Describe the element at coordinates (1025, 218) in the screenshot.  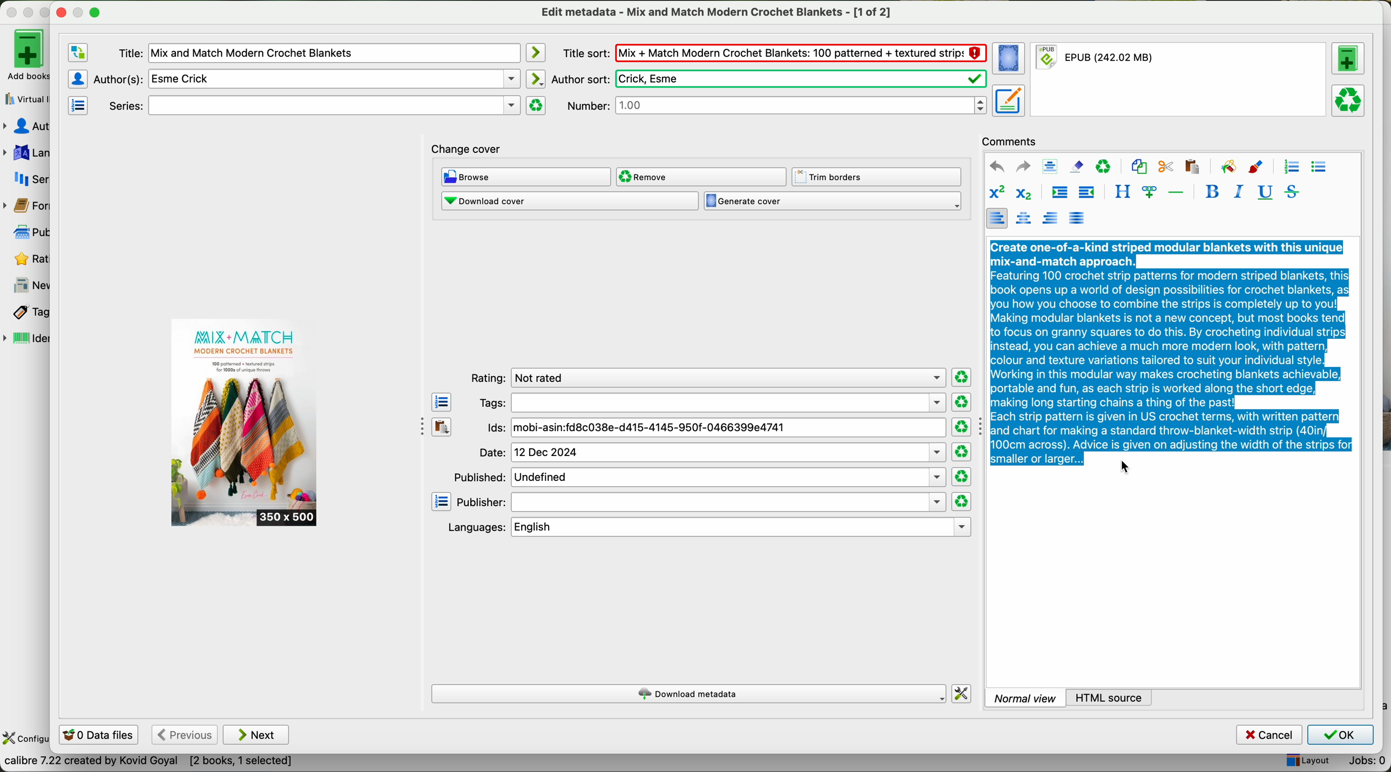
I see `align center` at that location.